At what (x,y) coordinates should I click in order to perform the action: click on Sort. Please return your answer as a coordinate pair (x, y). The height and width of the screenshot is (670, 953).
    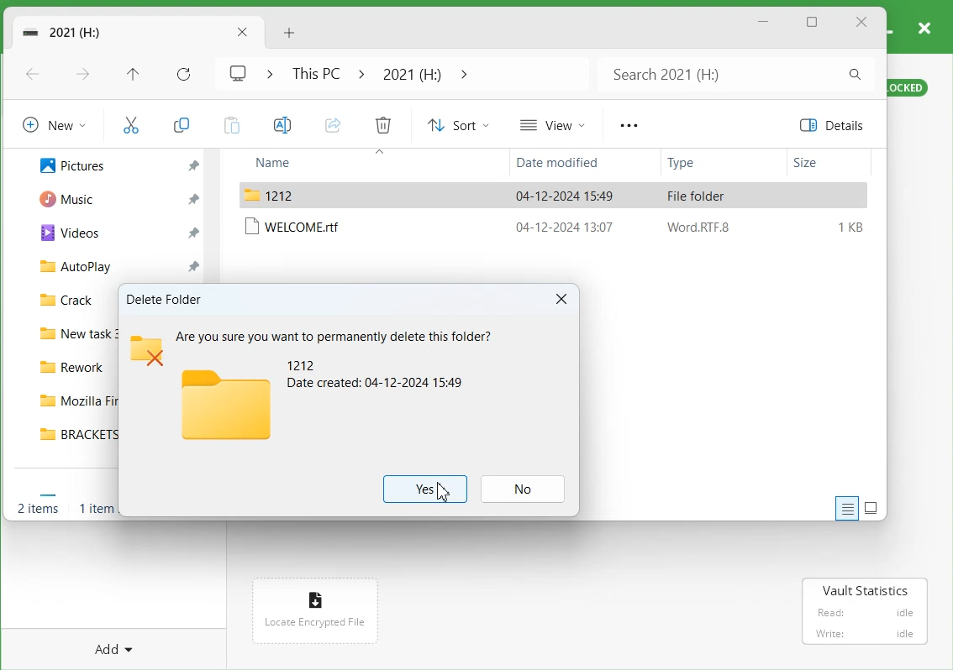
    Looking at the image, I should click on (458, 124).